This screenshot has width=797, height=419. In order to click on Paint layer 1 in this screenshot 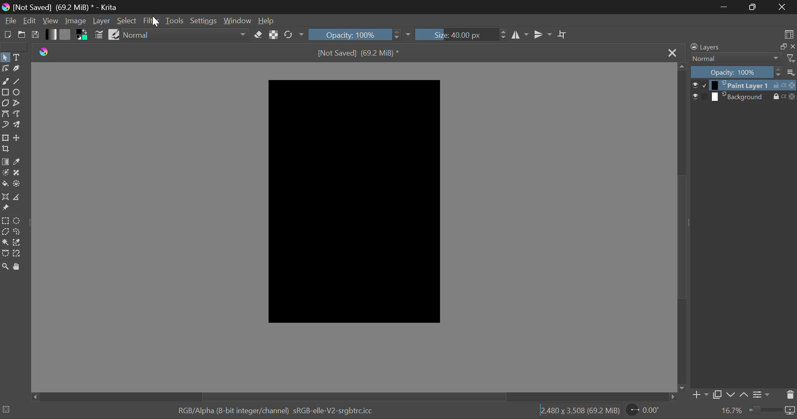, I will do `click(738, 85)`.